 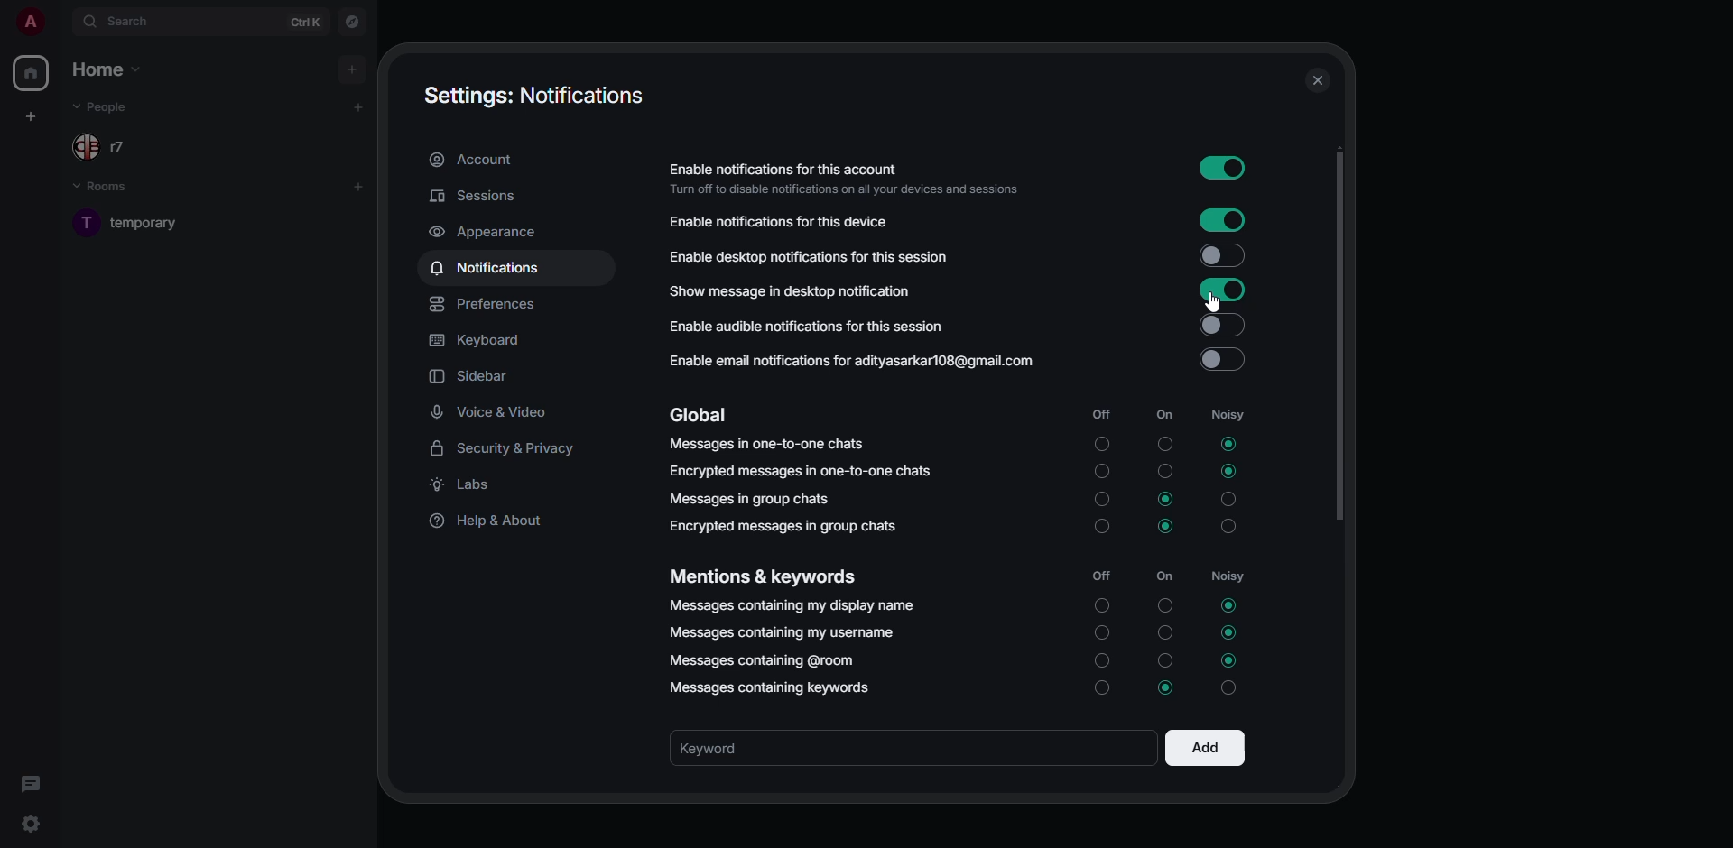 I want to click on selected, so click(x=1231, y=631).